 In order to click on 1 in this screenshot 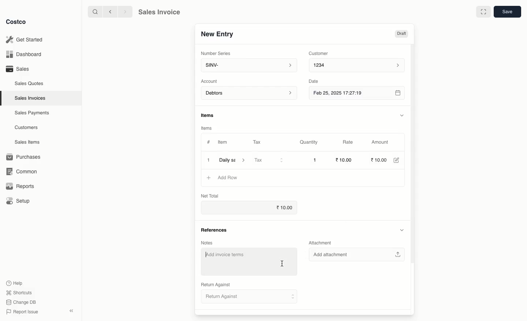, I will do `click(315, 160)`.